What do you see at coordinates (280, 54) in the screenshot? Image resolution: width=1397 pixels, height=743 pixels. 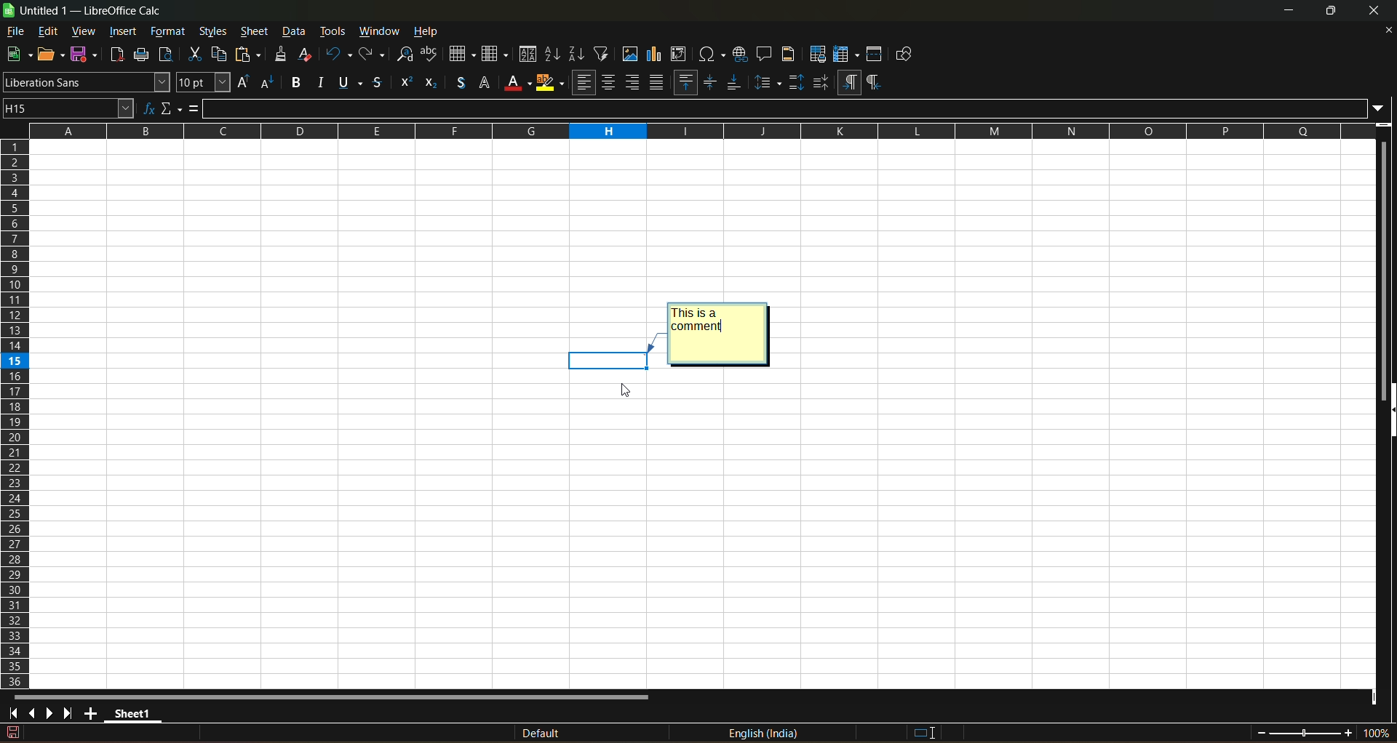 I see `clone formatting` at bounding box center [280, 54].